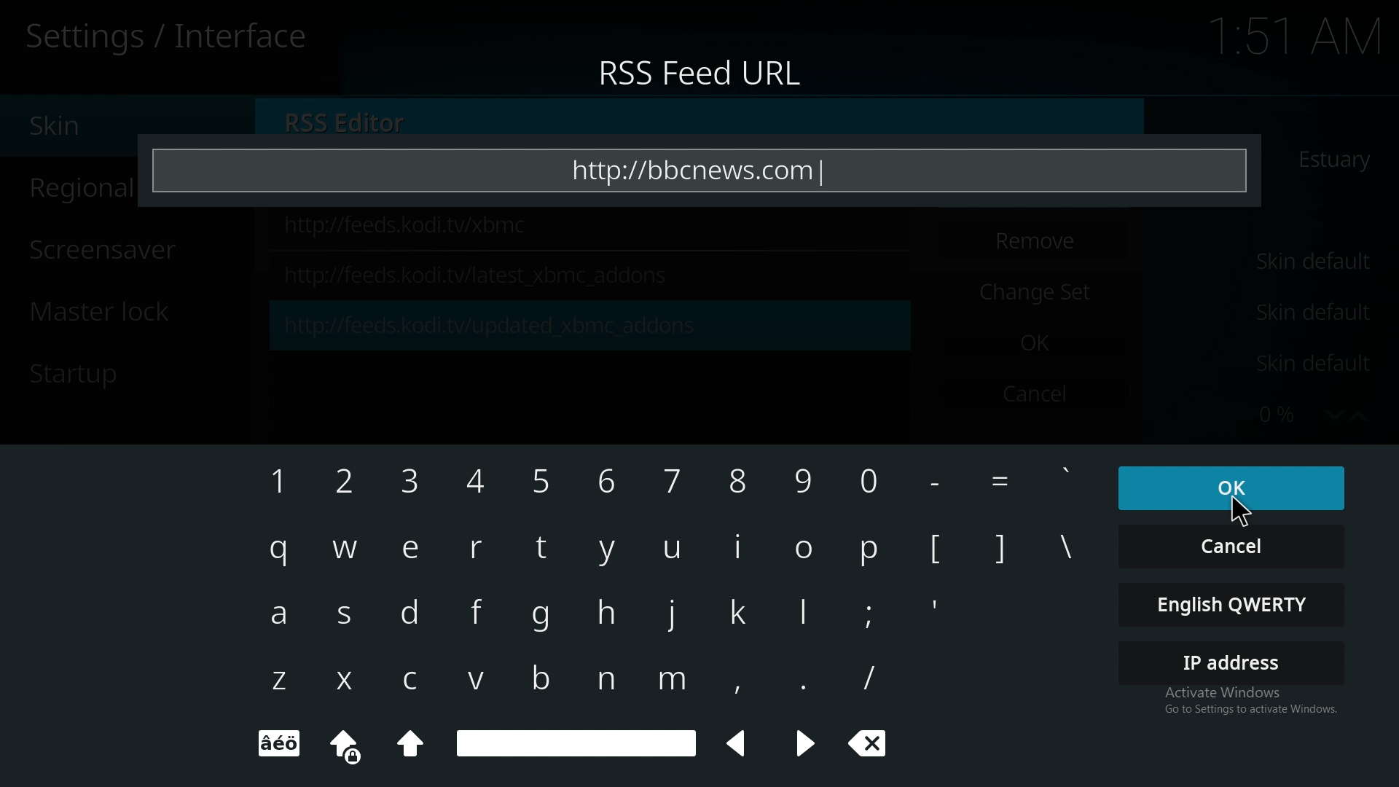 This screenshot has height=787, width=1399. I want to click on english qwerty, so click(1233, 609).